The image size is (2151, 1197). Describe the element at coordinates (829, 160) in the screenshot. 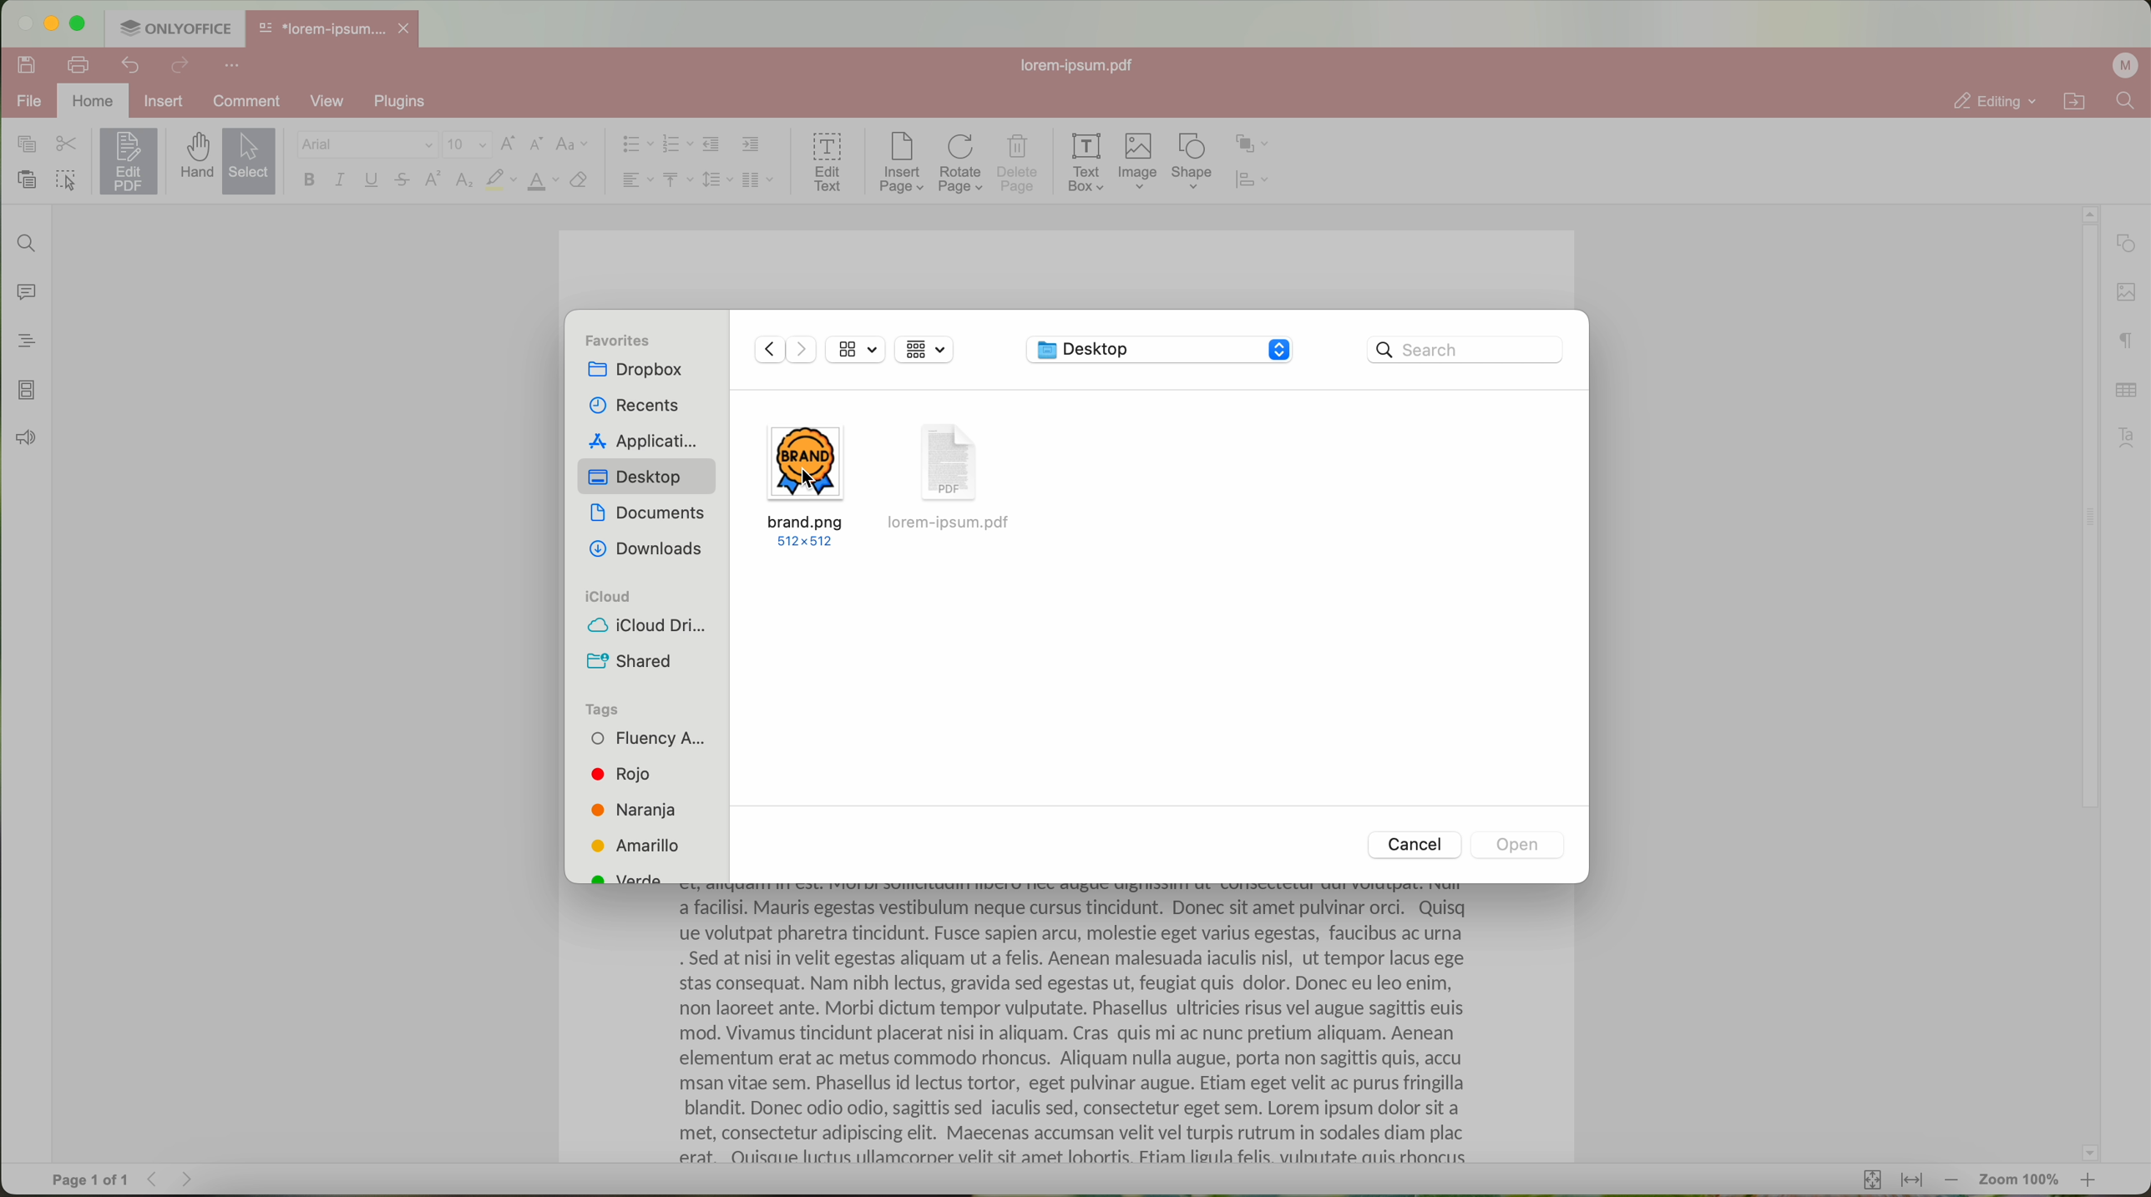

I see `edit text` at that location.